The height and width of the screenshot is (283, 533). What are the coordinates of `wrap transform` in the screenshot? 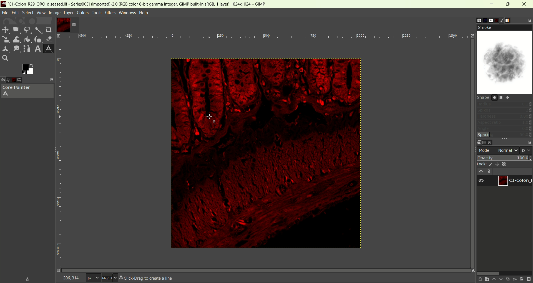 It's located at (15, 39).